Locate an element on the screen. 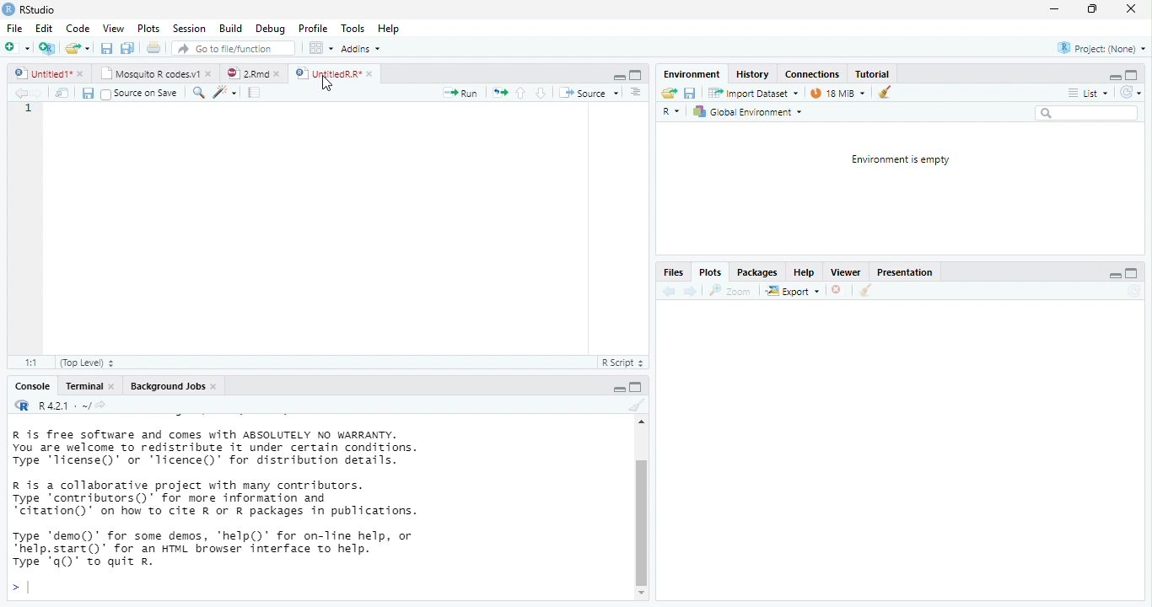 The image size is (1152, 607). open an existing file is located at coordinates (78, 49).